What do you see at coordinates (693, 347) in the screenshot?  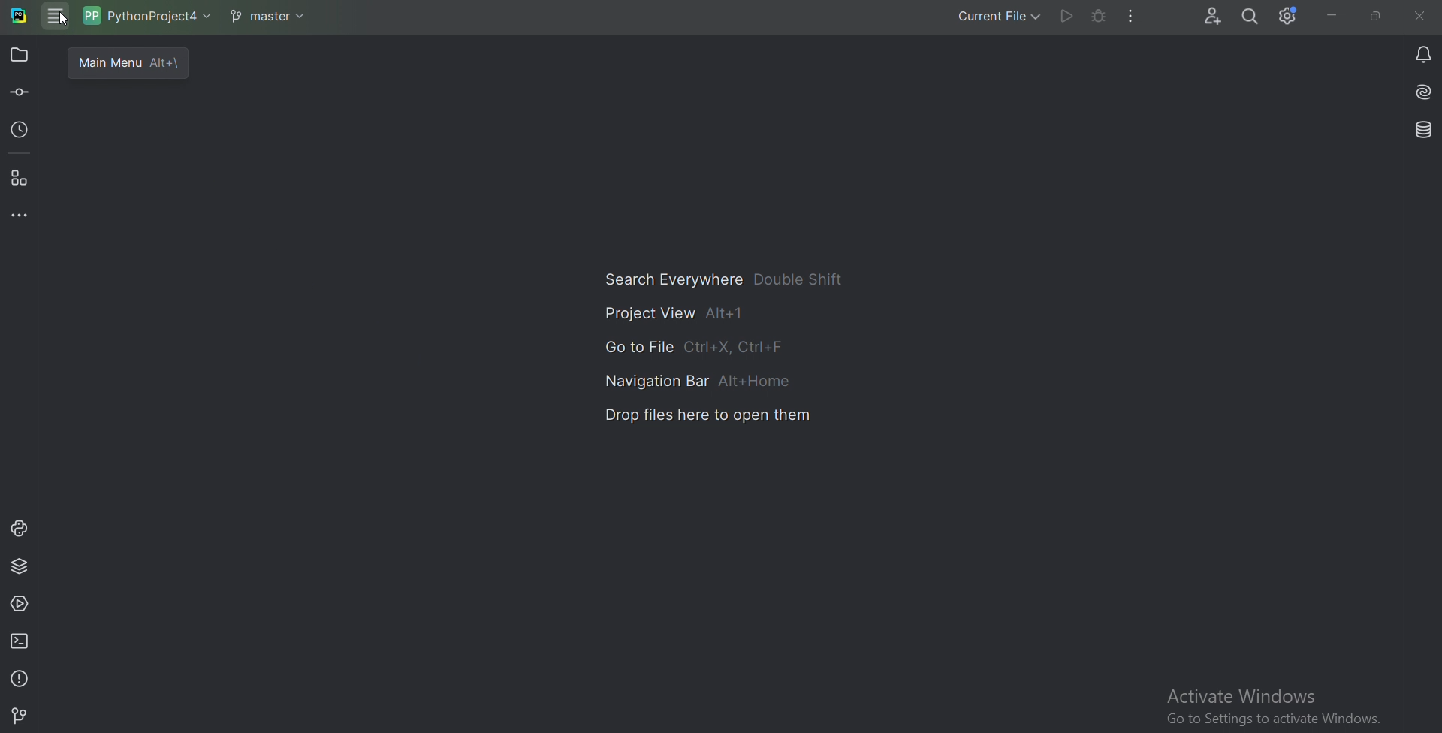 I see `Go to file` at bounding box center [693, 347].